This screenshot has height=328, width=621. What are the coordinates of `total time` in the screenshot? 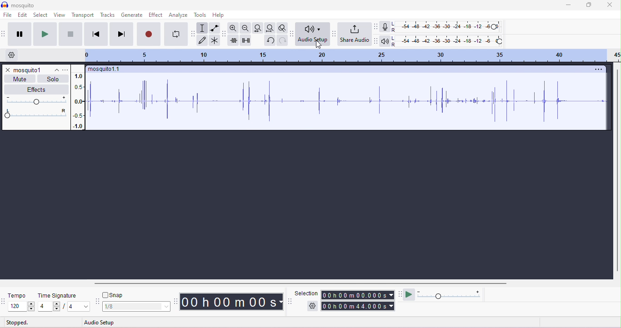 It's located at (358, 306).